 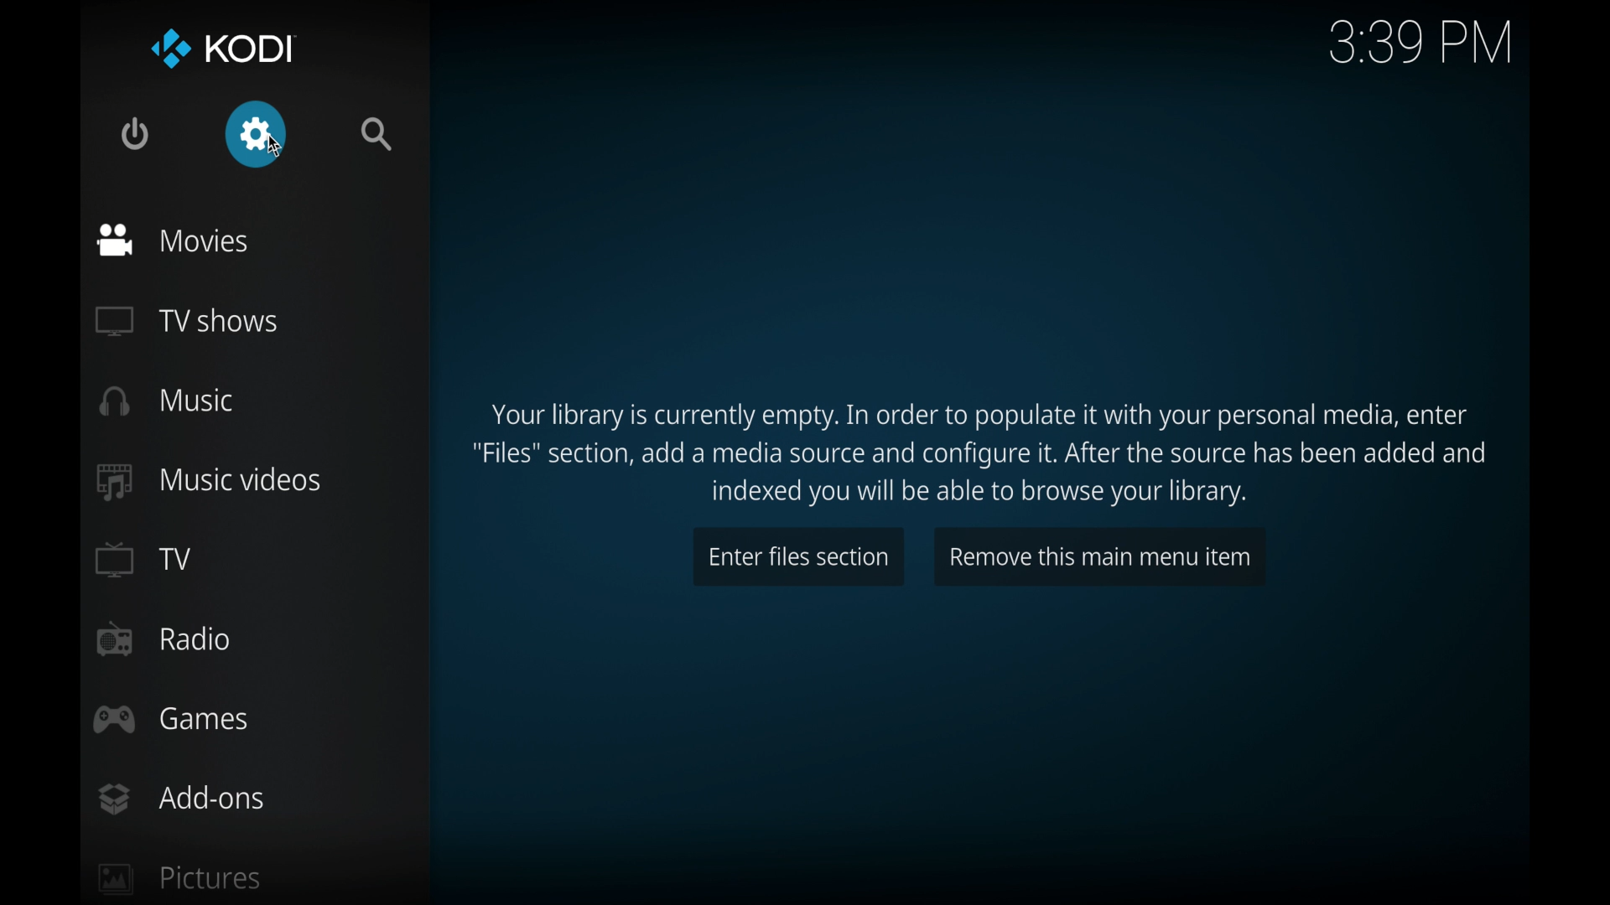 What do you see at coordinates (257, 134) in the screenshot?
I see `settings` at bounding box center [257, 134].